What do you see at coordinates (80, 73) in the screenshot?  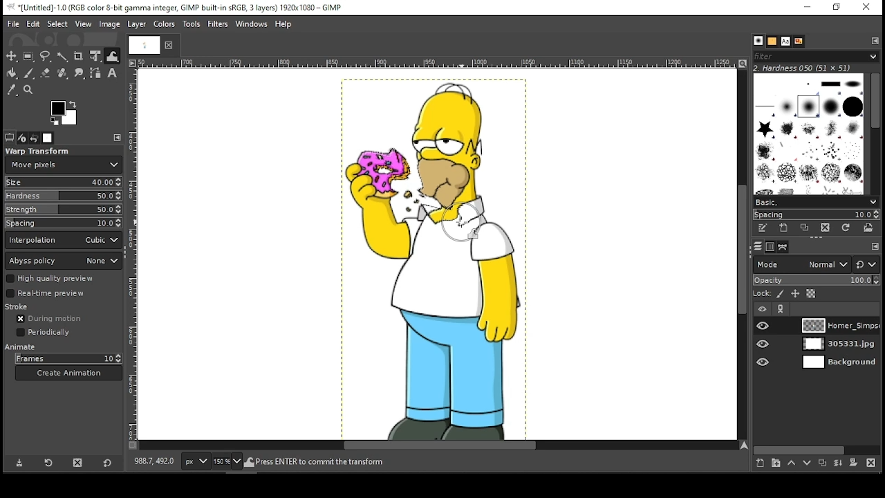 I see `smudge tool` at bounding box center [80, 73].